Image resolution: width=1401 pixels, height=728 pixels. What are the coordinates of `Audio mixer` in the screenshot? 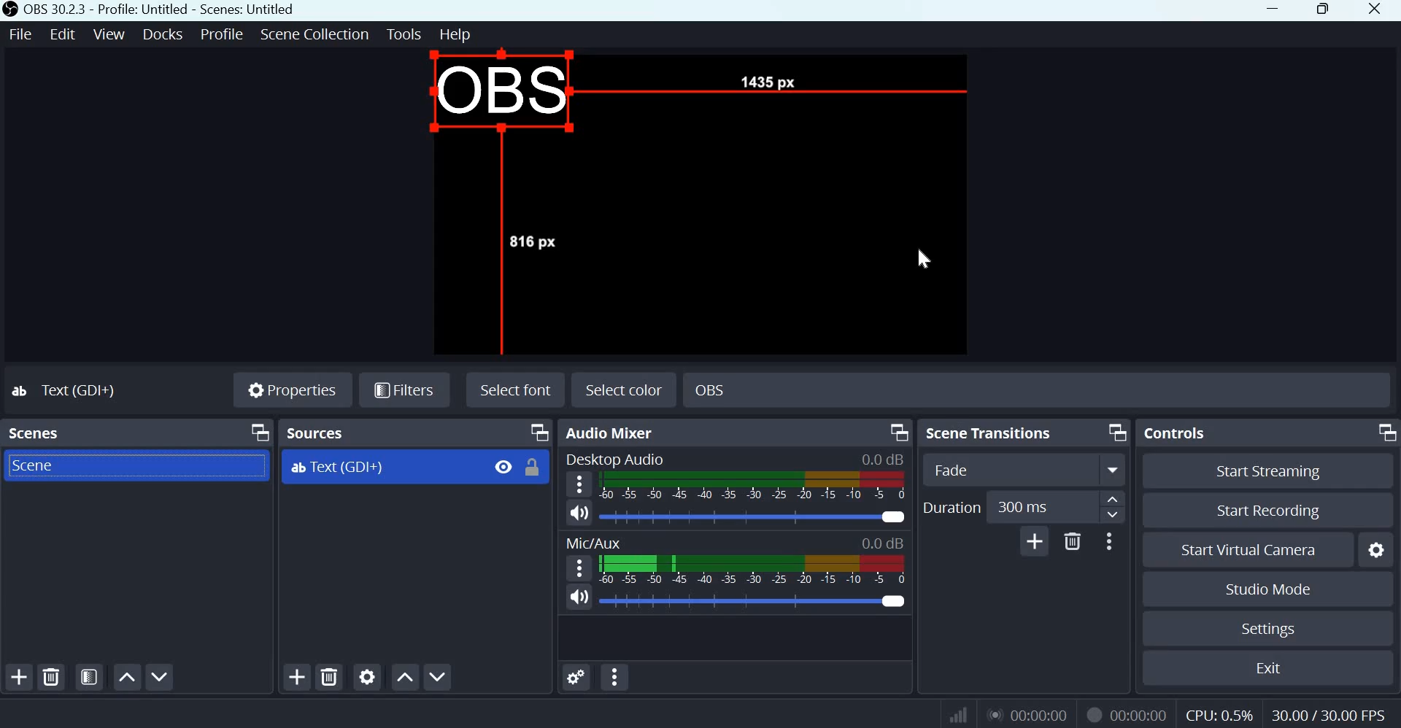 It's located at (614, 432).